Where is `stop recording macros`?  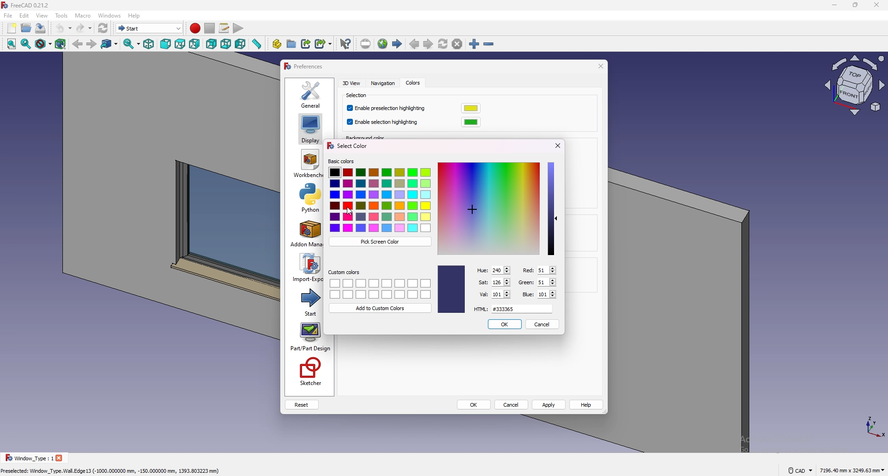 stop recording macros is located at coordinates (210, 28).